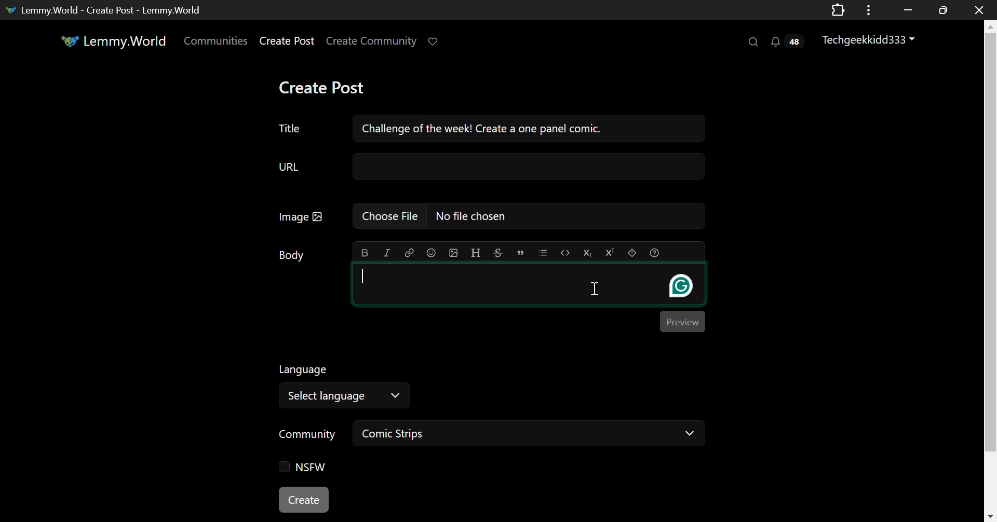 The image size is (997, 522). Describe the element at coordinates (344, 396) in the screenshot. I see `Select Language` at that location.